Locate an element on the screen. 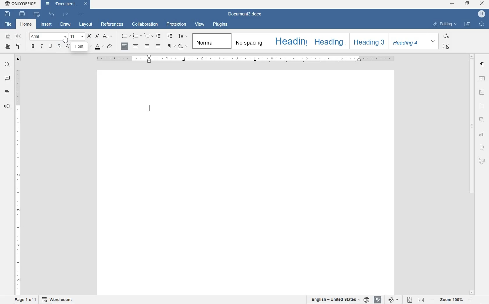  HEADING 1 is located at coordinates (290, 41).